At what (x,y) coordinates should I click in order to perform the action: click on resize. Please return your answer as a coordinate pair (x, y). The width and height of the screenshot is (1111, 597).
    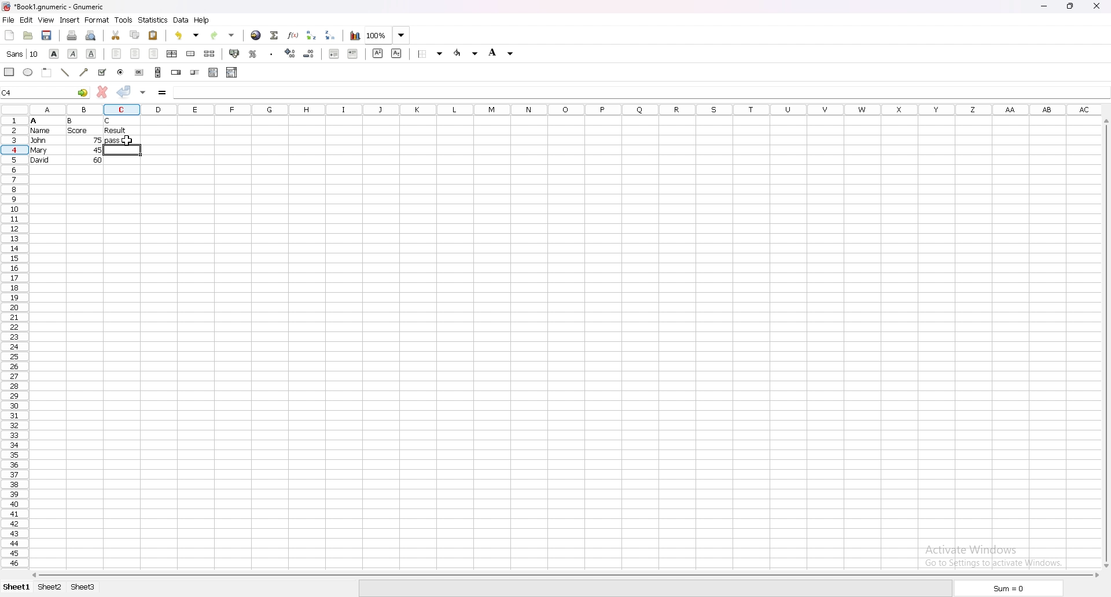
    Looking at the image, I should click on (1073, 6).